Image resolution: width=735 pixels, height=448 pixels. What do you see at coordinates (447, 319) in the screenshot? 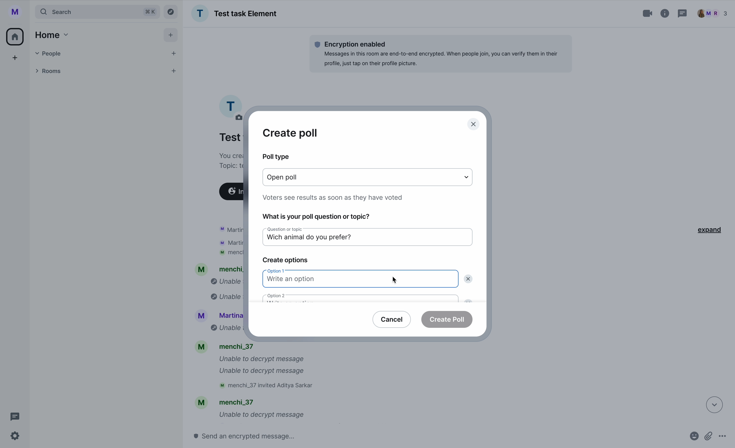
I see `create poll button` at bounding box center [447, 319].